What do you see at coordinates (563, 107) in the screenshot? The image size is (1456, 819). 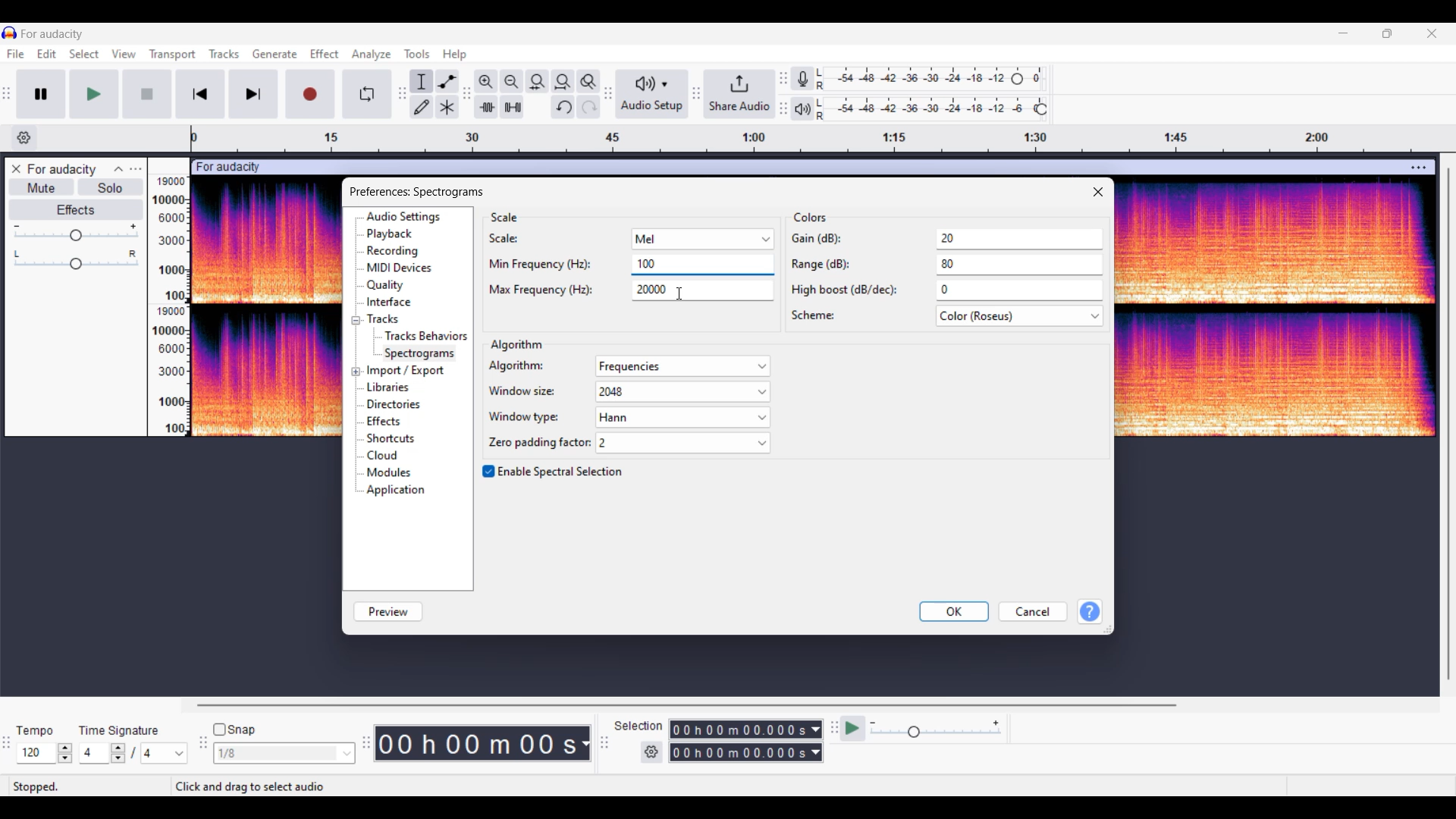 I see `Undo` at bounding box center [563, 107].